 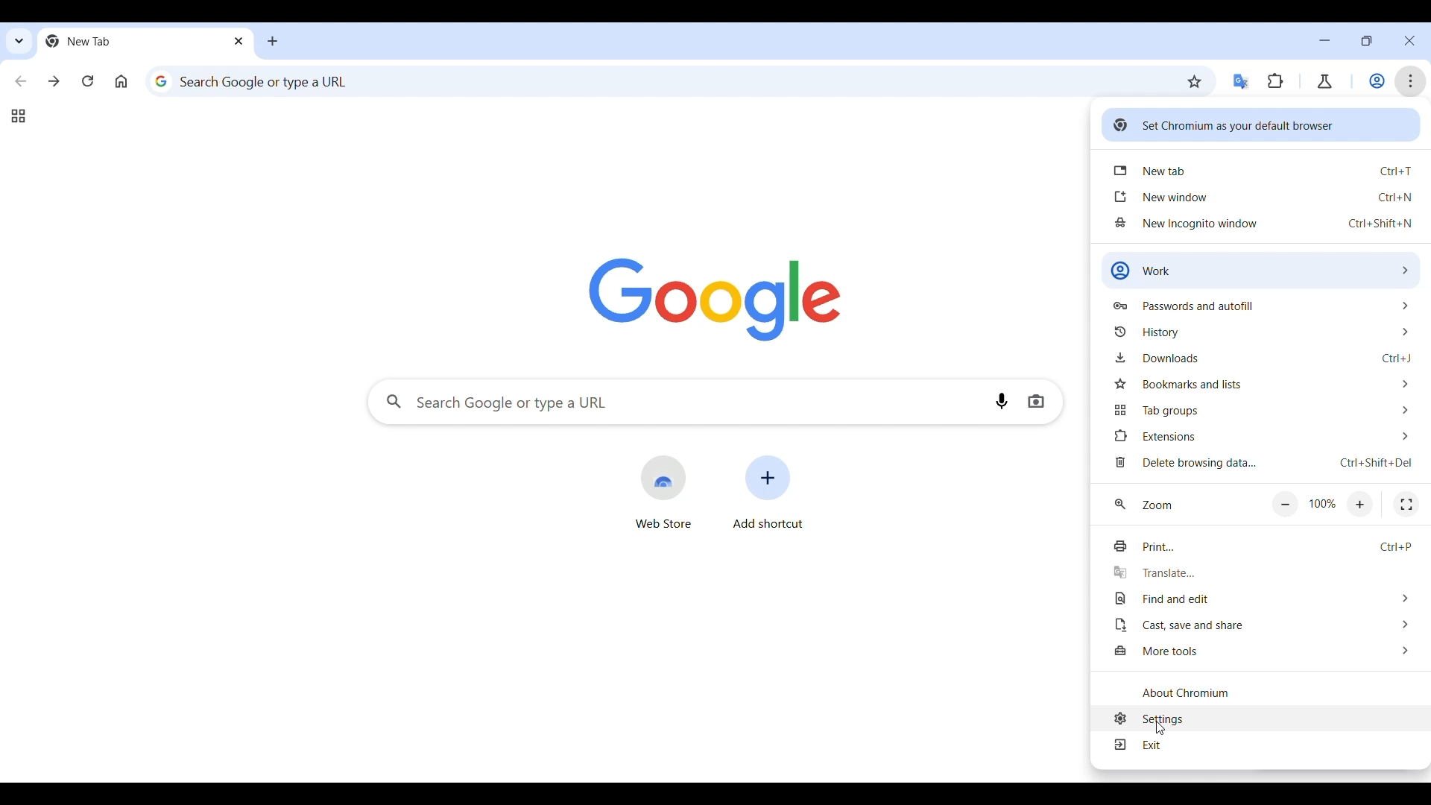 I want to click on Work options, so click(x=1261, y=269).